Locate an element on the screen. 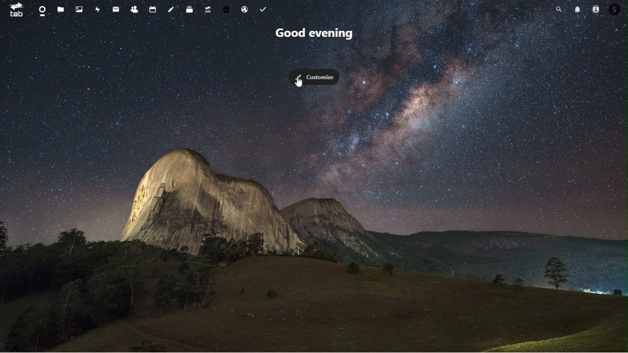 This screenshot has width=628, height=353. Contacts is located at coordinates (597, 9).